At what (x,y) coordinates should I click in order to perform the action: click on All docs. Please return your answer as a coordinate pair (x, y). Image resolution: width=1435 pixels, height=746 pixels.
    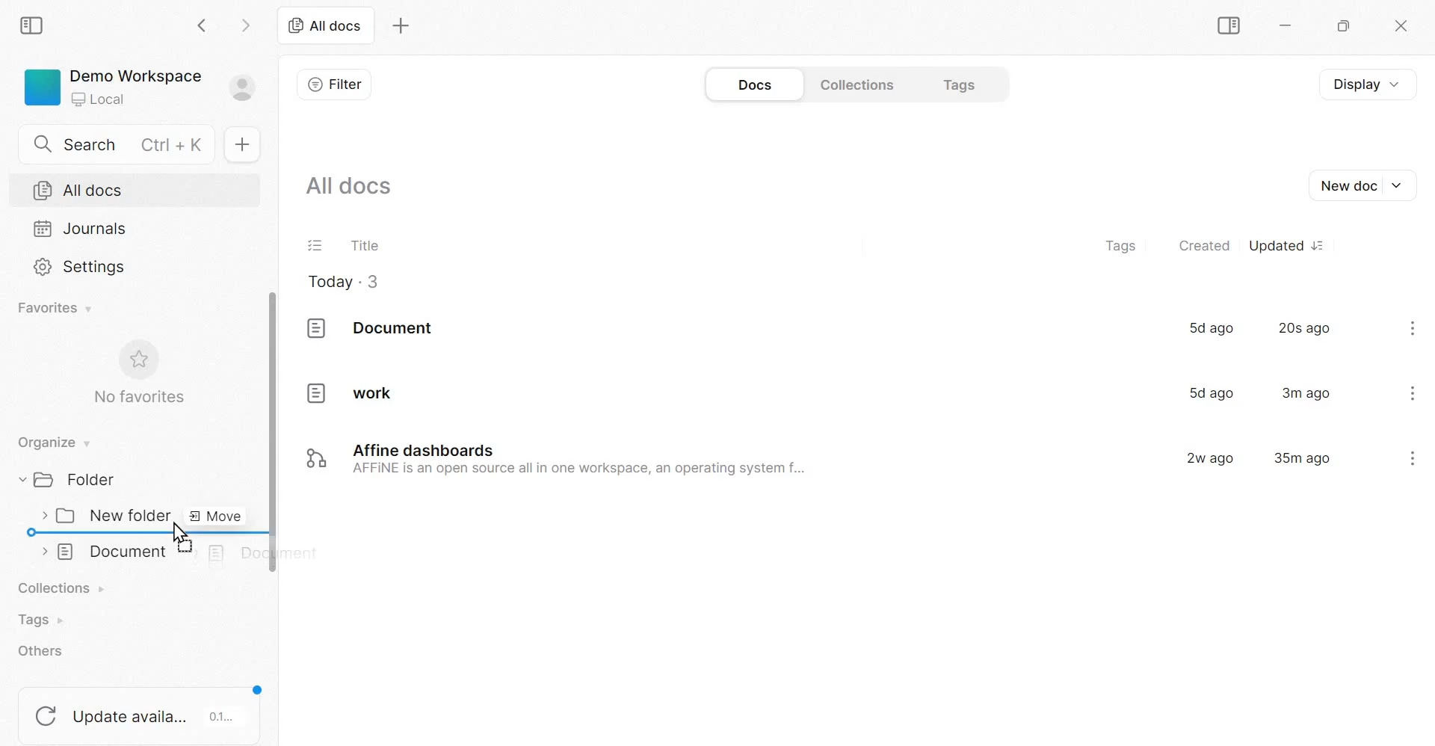
    Looking at the image, I should click on (351, 186).